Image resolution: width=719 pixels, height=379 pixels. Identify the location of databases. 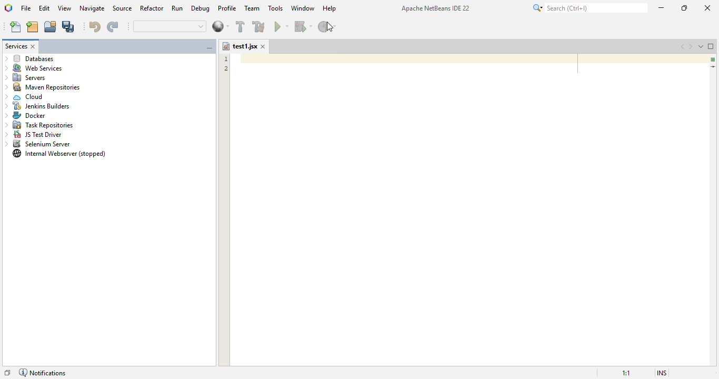
(30, 58).